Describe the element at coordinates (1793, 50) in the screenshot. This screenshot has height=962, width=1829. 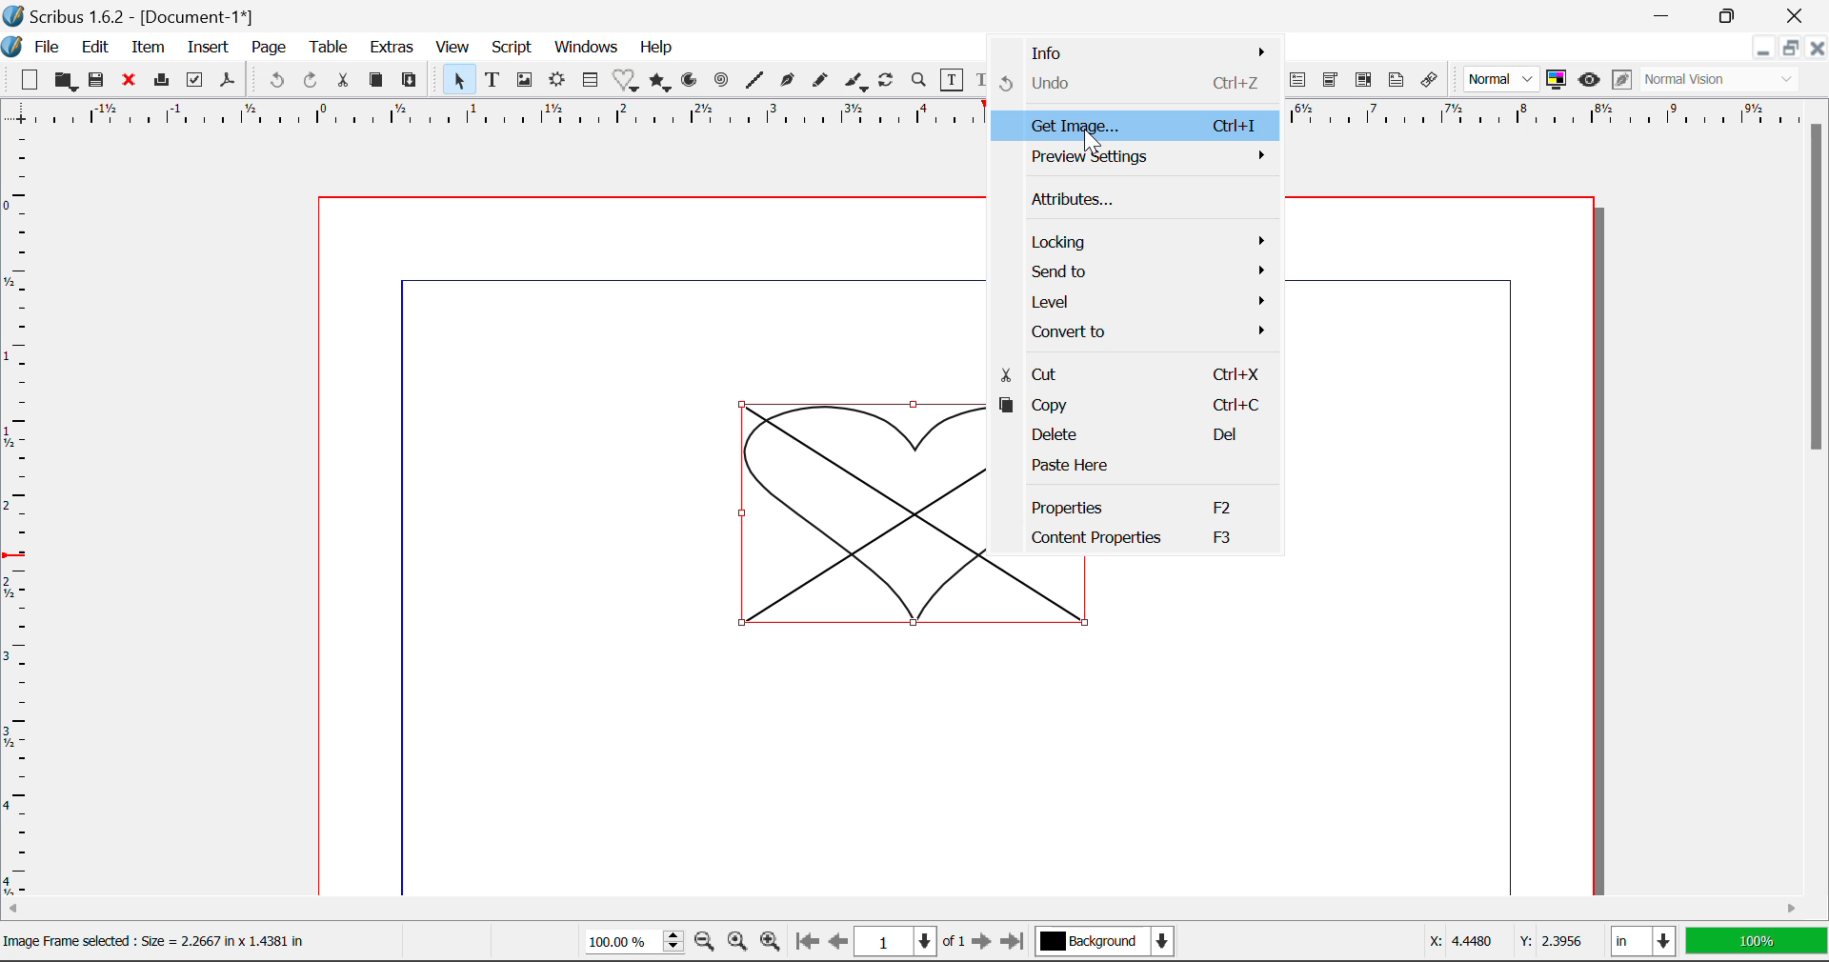
I see `Minimize` at that location.